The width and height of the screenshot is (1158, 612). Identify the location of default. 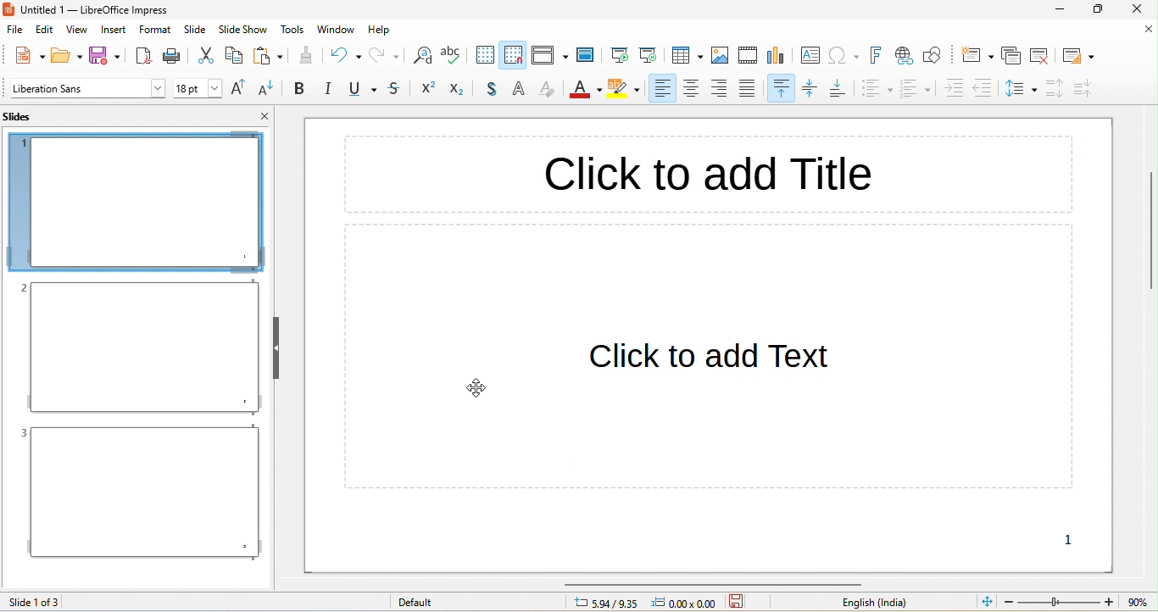
(426, 603).